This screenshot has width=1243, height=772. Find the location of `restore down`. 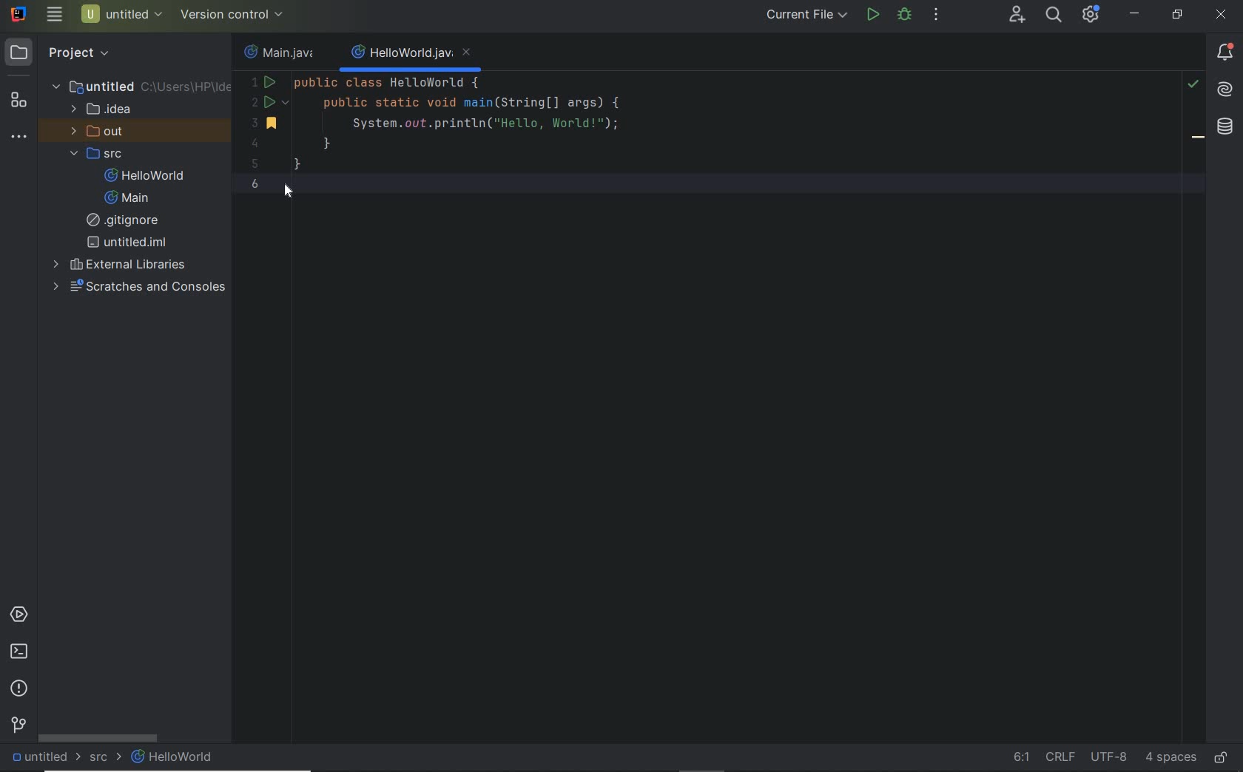

restore down is located at coordinates (1177, 16).